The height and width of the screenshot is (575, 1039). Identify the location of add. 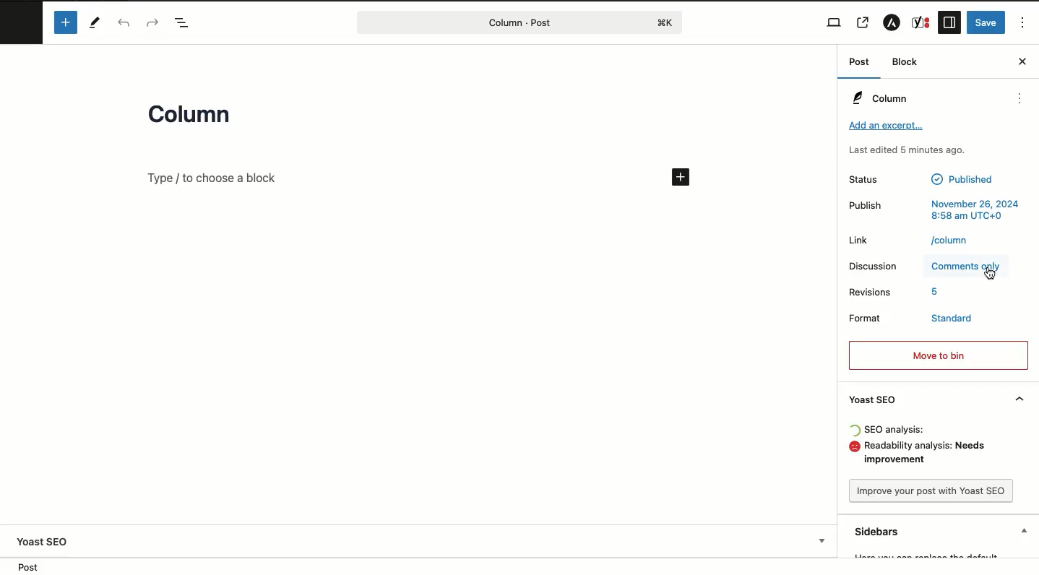
(682, 177).